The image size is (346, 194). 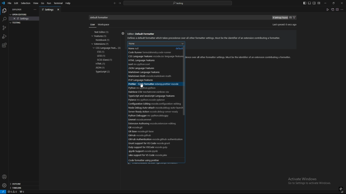 I want to click on github, so click(x=151, y=135).